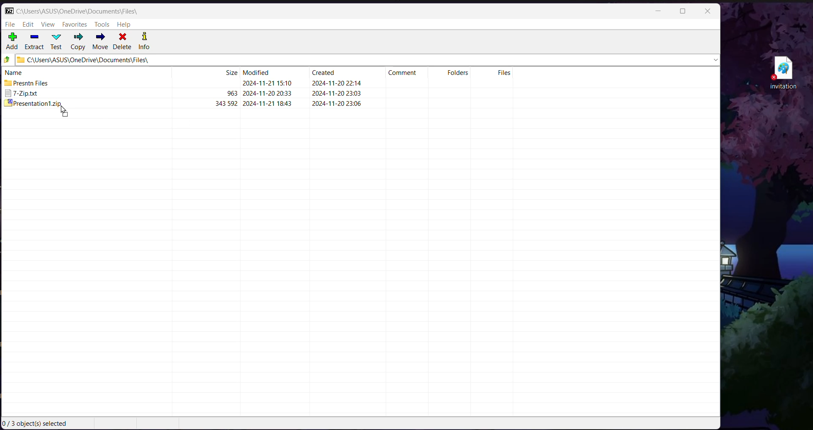 This screenshot has width=813, height=430. What do you see at coordinates (100, 41) in the screenshot?
I see `Move` at bounding box center [100, 41].